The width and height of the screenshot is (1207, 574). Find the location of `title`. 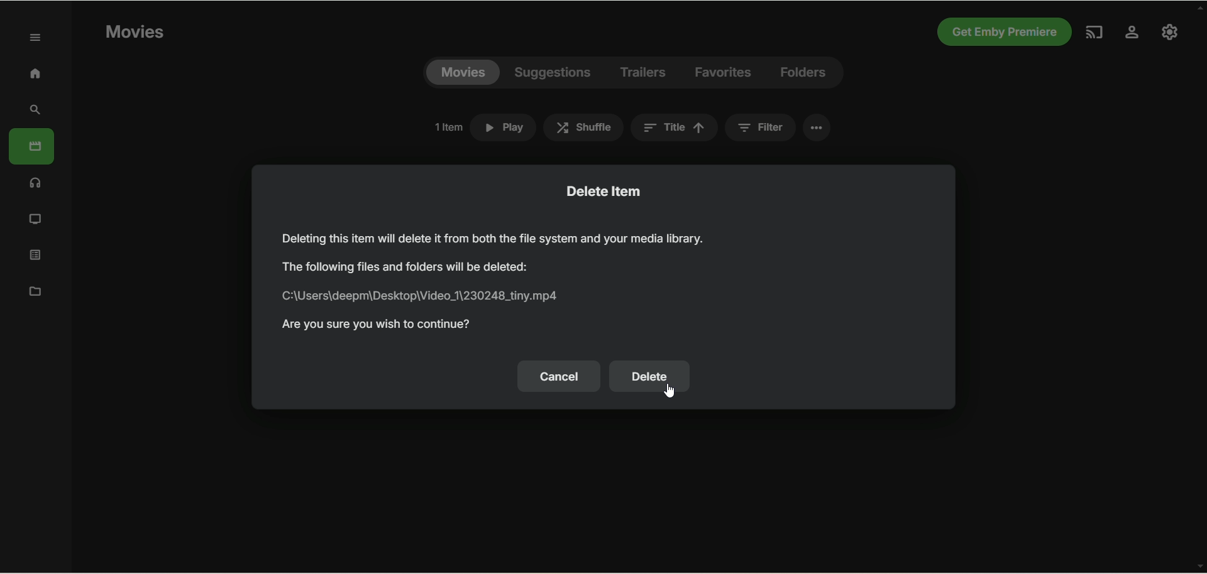

title is located at coordinates (674, 127).